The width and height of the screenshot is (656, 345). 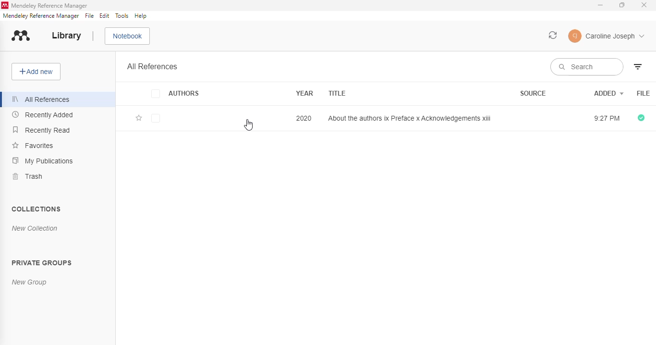 What do you see at coordinates (21, 36) in the screenshot?
I see `logo` at bounding box center [21, 36].